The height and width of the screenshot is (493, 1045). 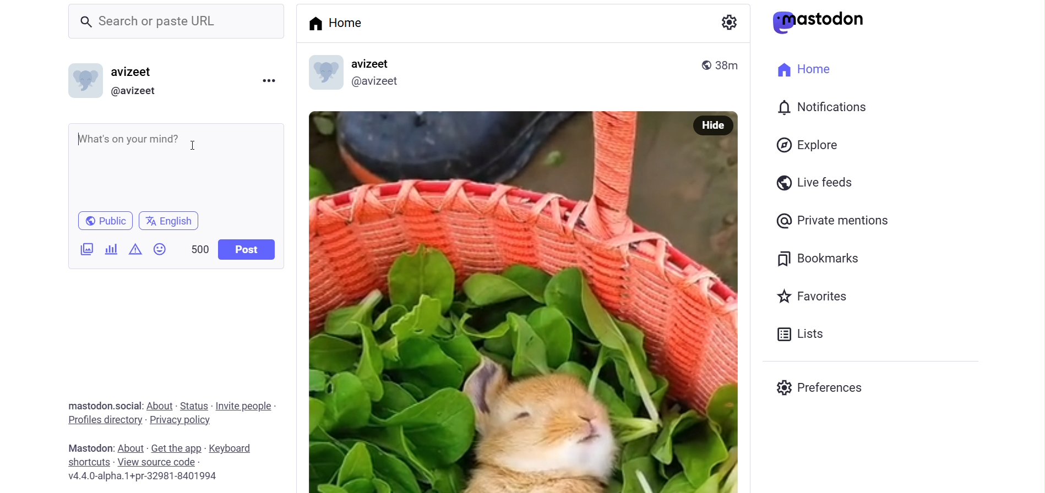 What do you see at coordinates (89, 448) in the screenshot?
I see `Mastodon` at bounding box center [89, 448].